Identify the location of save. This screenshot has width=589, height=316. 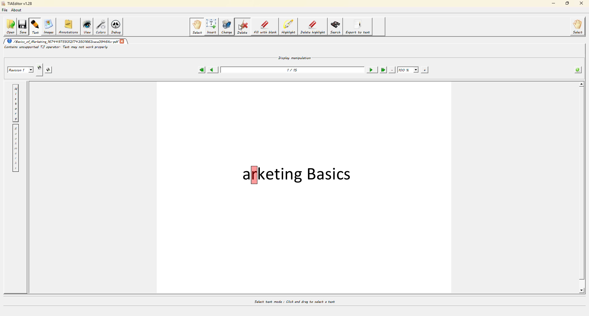
(23, 27).